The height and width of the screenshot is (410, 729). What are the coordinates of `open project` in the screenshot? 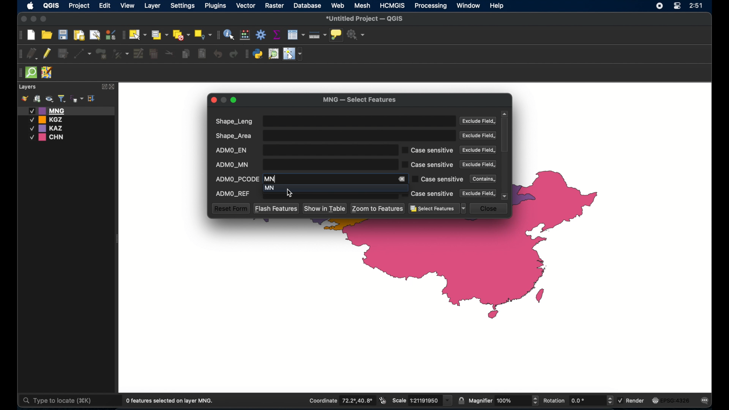 It's located at (47, 35).